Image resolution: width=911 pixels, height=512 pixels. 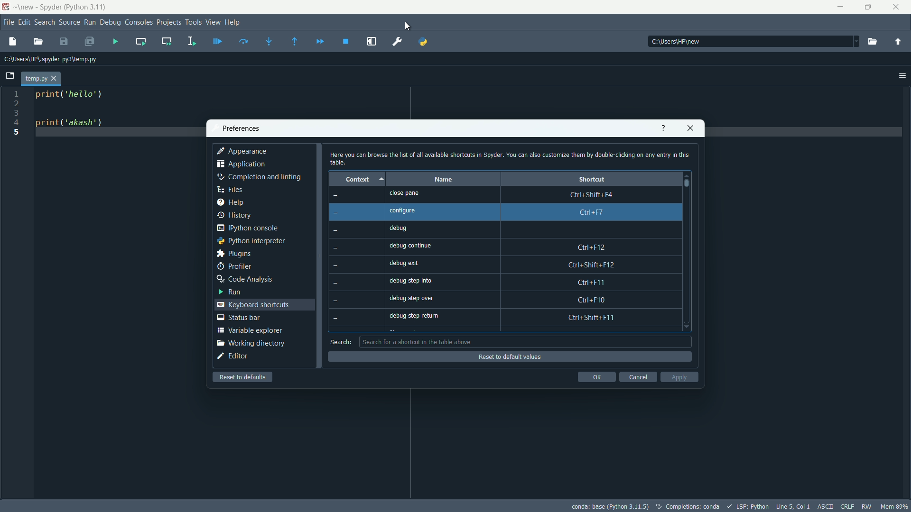 I want to click on maximize current pane, so click(x=372, y=42).